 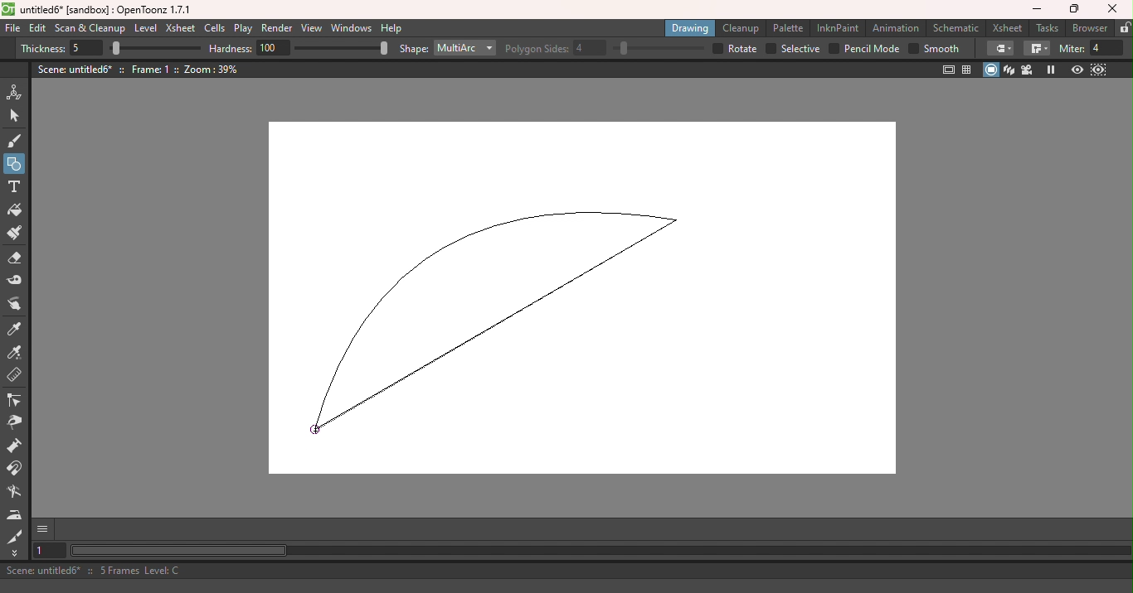 I want to click on Ruler tool, so click(x=13, y=375).